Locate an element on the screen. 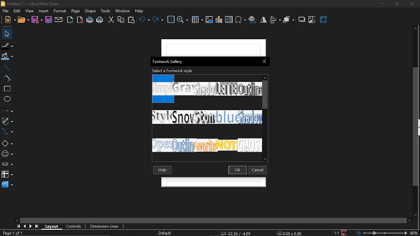 The width and height of the screenshot is (420, 236). flip is located at coordinates (263, 20).